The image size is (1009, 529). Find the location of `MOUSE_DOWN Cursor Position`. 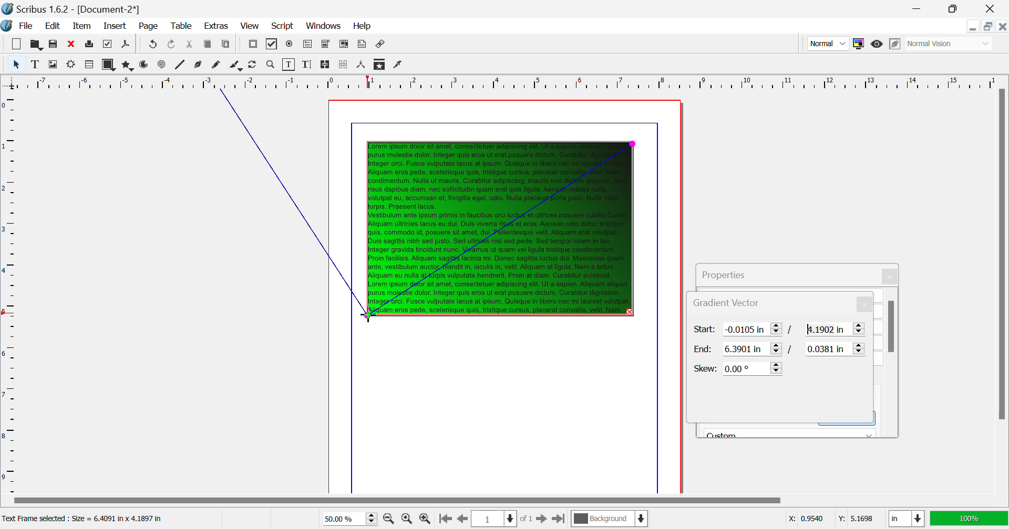

MOUSE_DOWN Cursor Position is located at coordinates (369, 315).